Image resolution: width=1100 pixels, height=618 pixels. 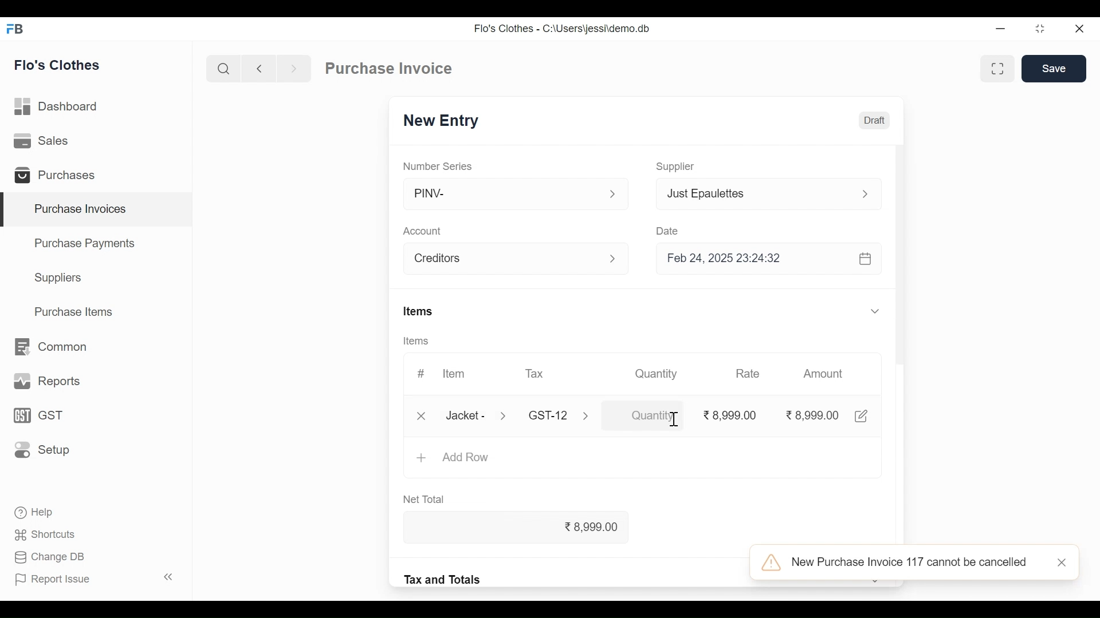 What do you see at coordinates (421, 459) in the screenshot?
I see `+` at bounding box center [421, 459].